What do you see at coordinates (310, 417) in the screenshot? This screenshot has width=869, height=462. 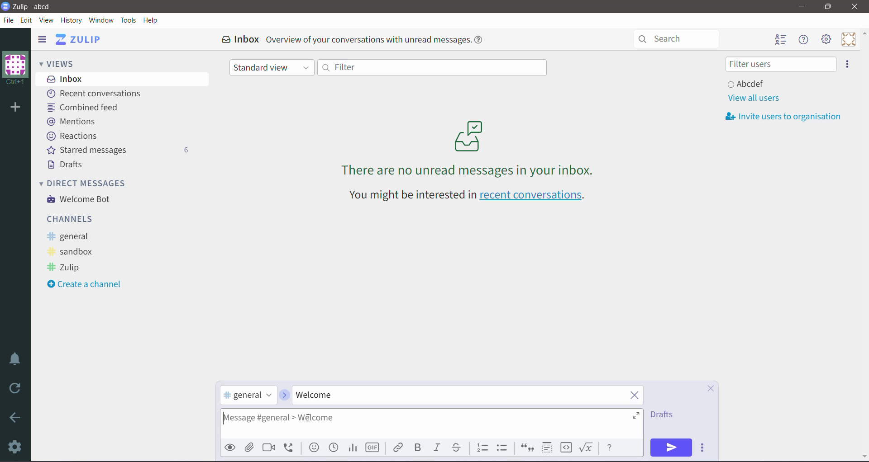 I see `Typing Cursor` at bounding box center [310, 417].